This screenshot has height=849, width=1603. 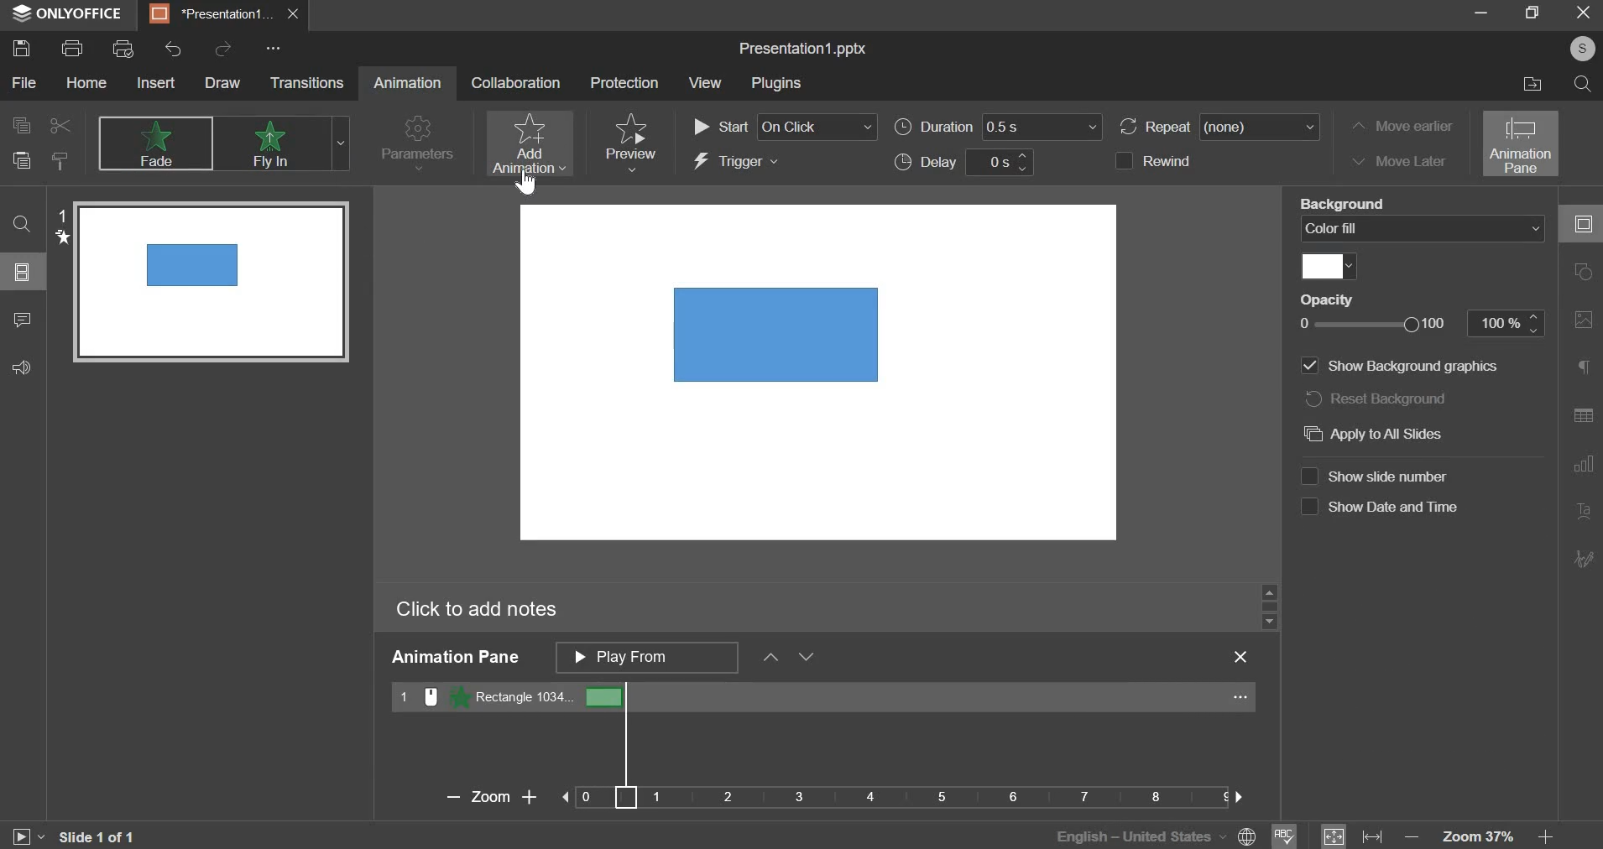 What do you see at coordinates (19, 126) in the screenshot?
I see `copy` at bounding box center [19, 126].